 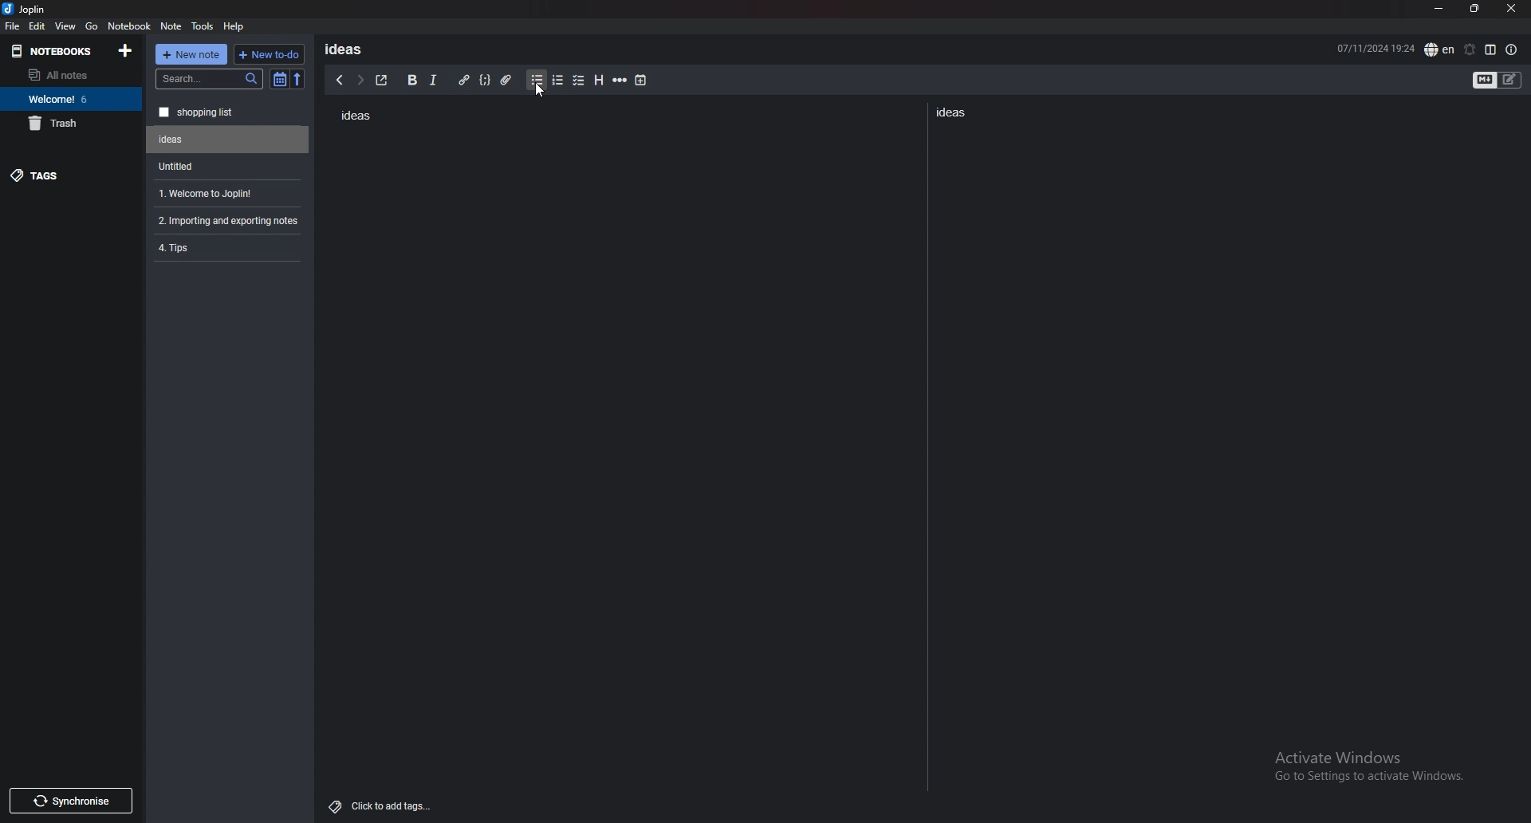 I want to click on go, so click(x=92, y=25).